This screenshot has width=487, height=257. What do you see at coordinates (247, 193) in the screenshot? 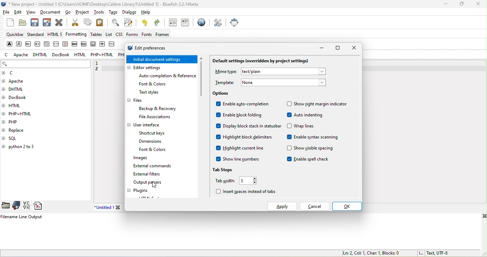
I see `insert space instead of tabs` at bounding box center [247, 193].